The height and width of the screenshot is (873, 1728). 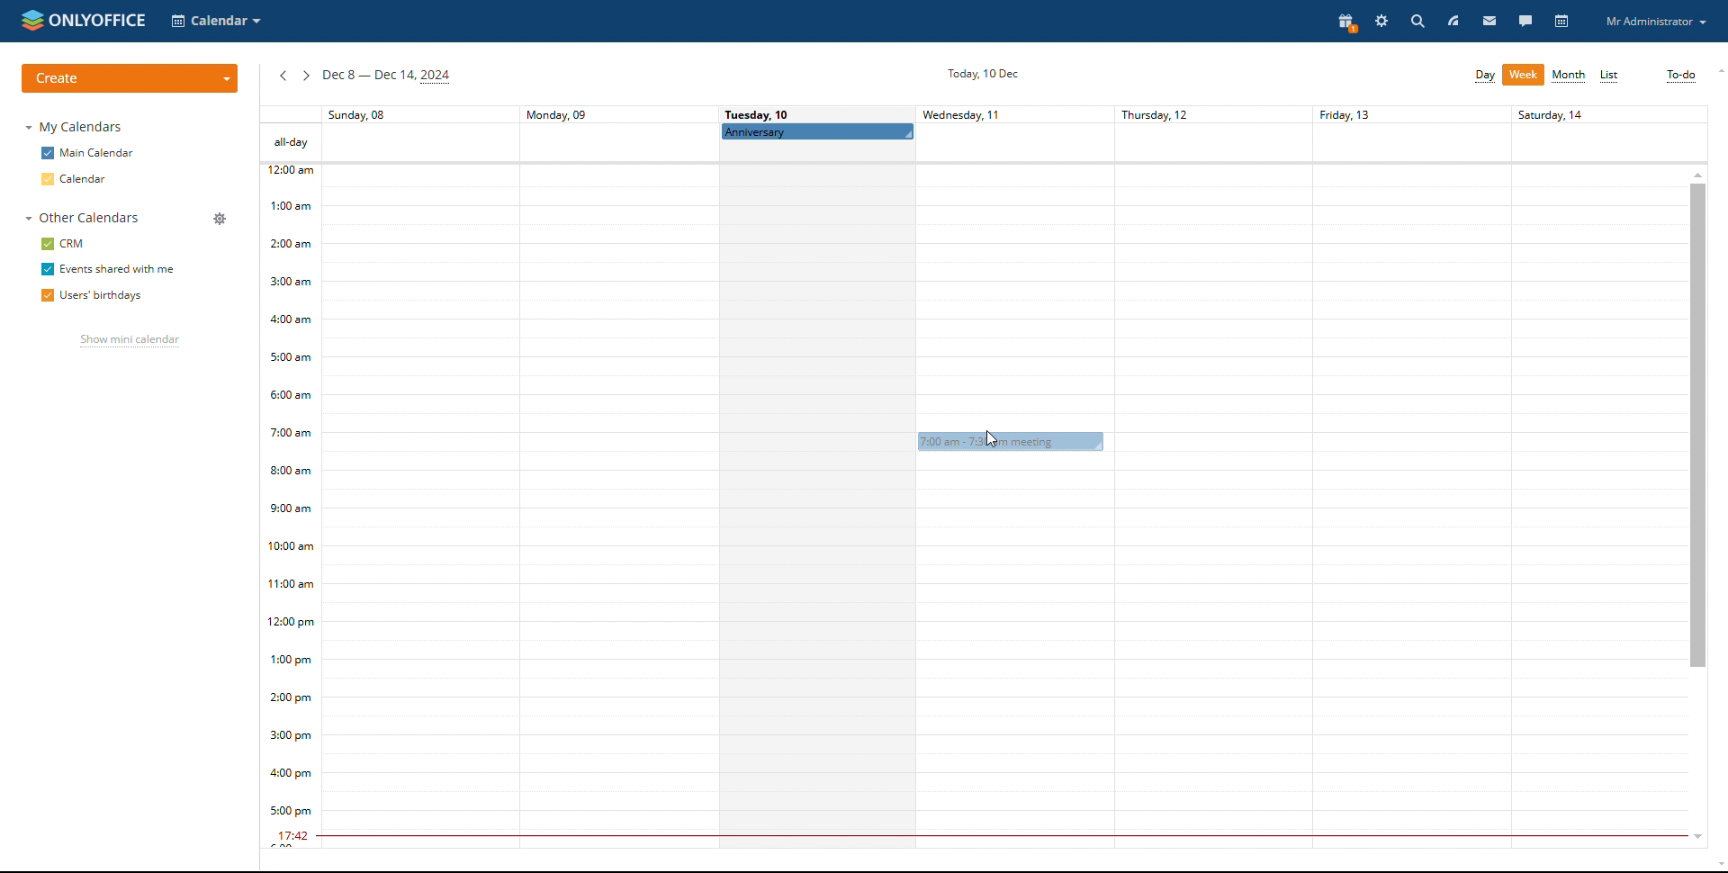 What do you see at coordinates (1656, 22) in the screenshot?
I see `profile` at bounding box center [1656, 22].